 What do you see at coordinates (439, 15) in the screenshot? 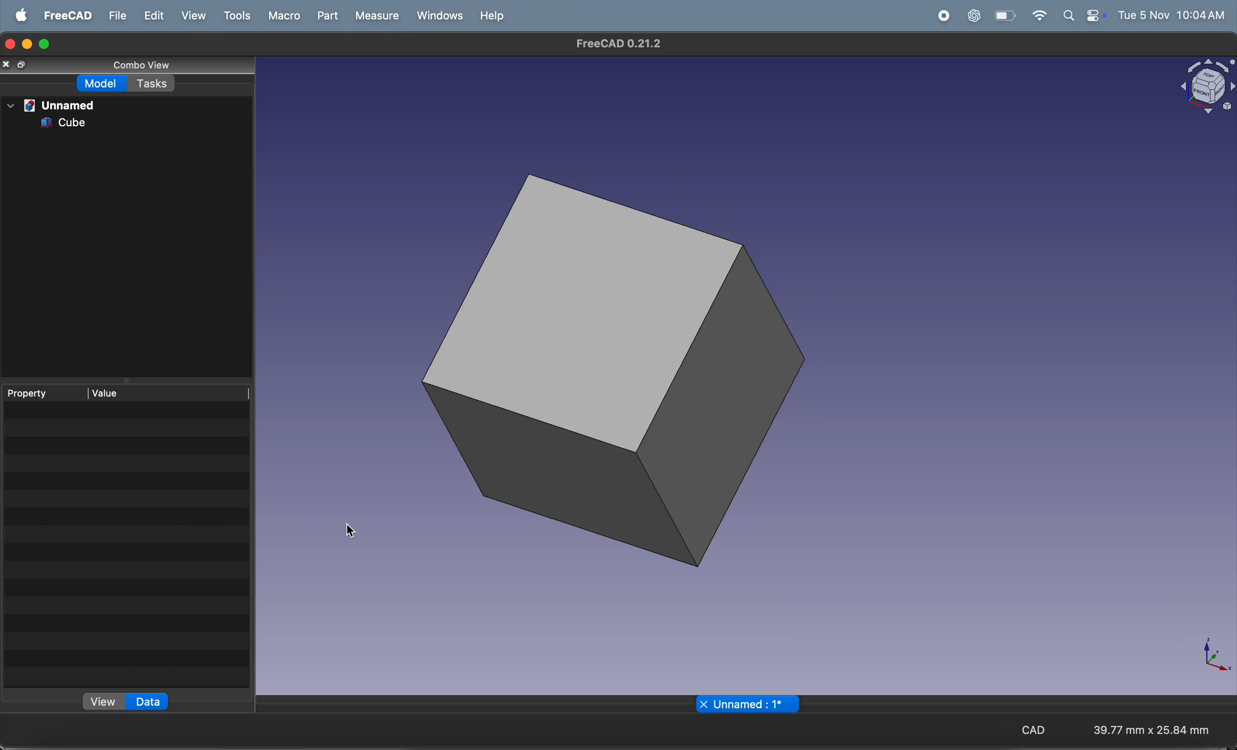
I see `windows` at bounding box center [439, 15].